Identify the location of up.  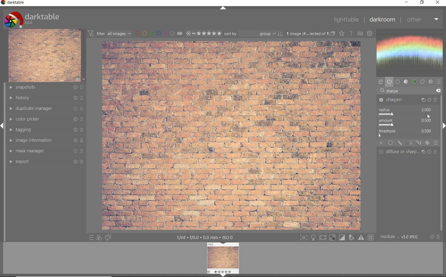
(224, 8).